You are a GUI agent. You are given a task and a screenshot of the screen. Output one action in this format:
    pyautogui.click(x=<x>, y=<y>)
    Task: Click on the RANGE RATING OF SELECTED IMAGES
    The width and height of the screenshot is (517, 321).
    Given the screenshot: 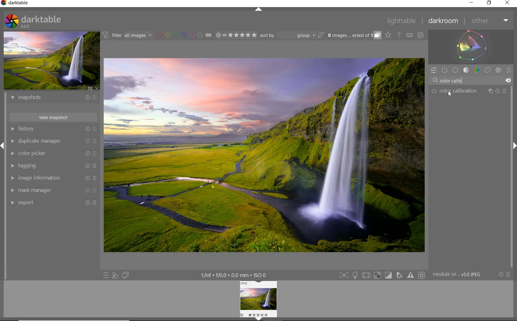 What is the action you would take?
    pyautogui.click(x=236, y=35)
    